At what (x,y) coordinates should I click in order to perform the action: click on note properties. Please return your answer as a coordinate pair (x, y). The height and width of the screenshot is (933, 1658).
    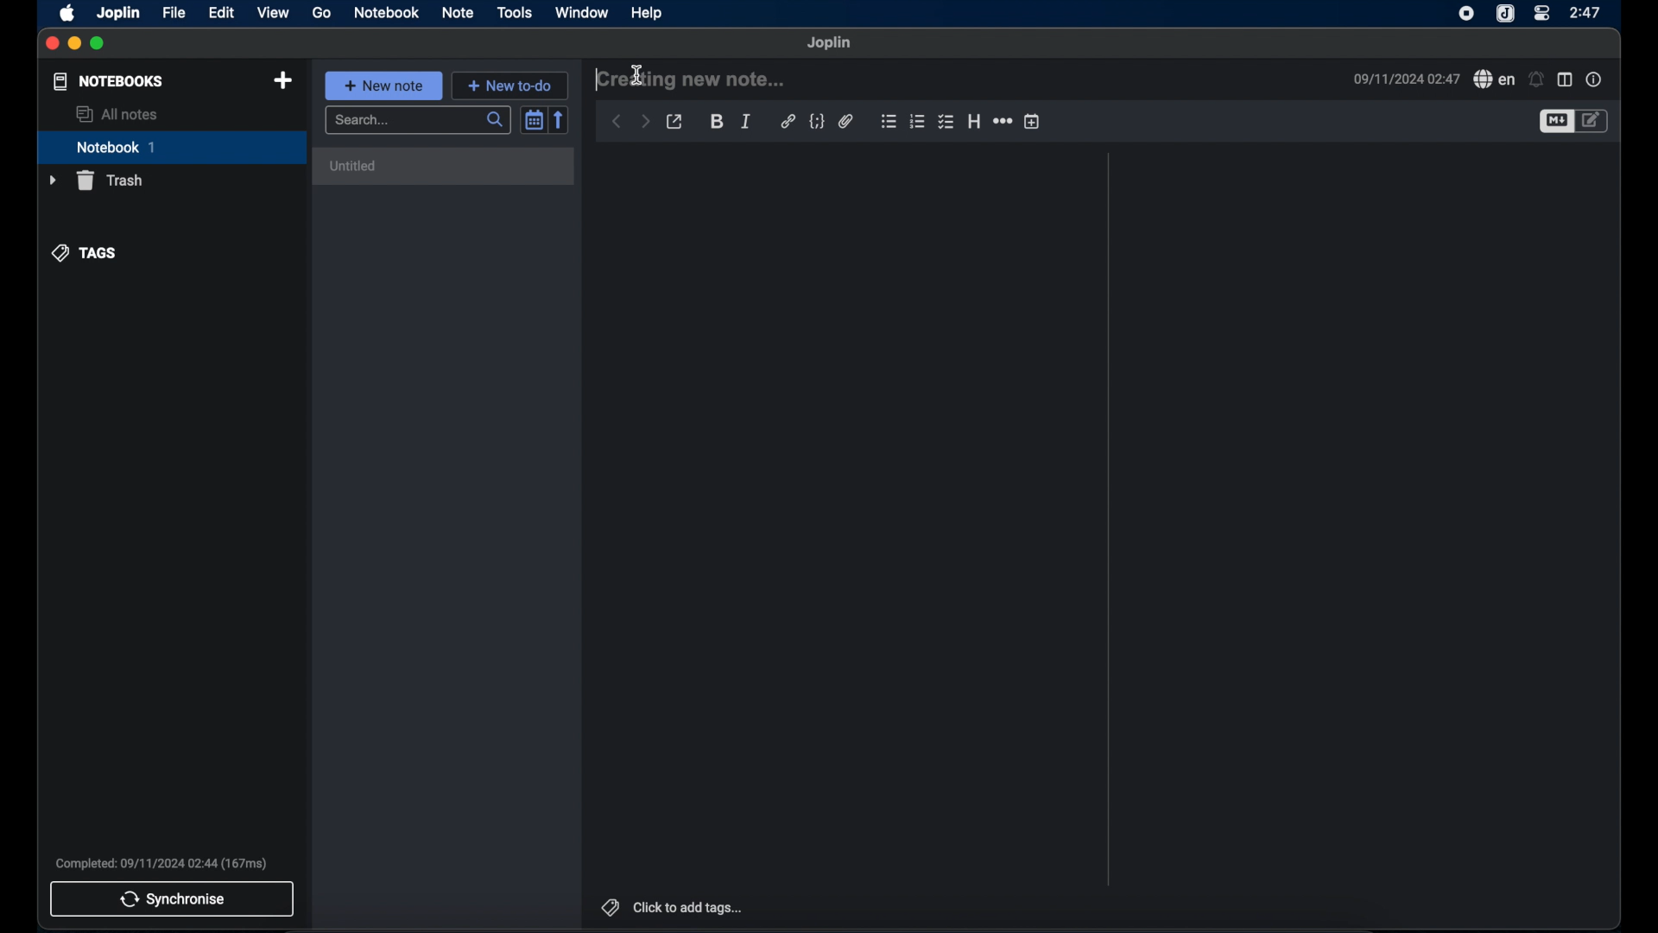
    Looking at the image, I should click on (1593, 79).